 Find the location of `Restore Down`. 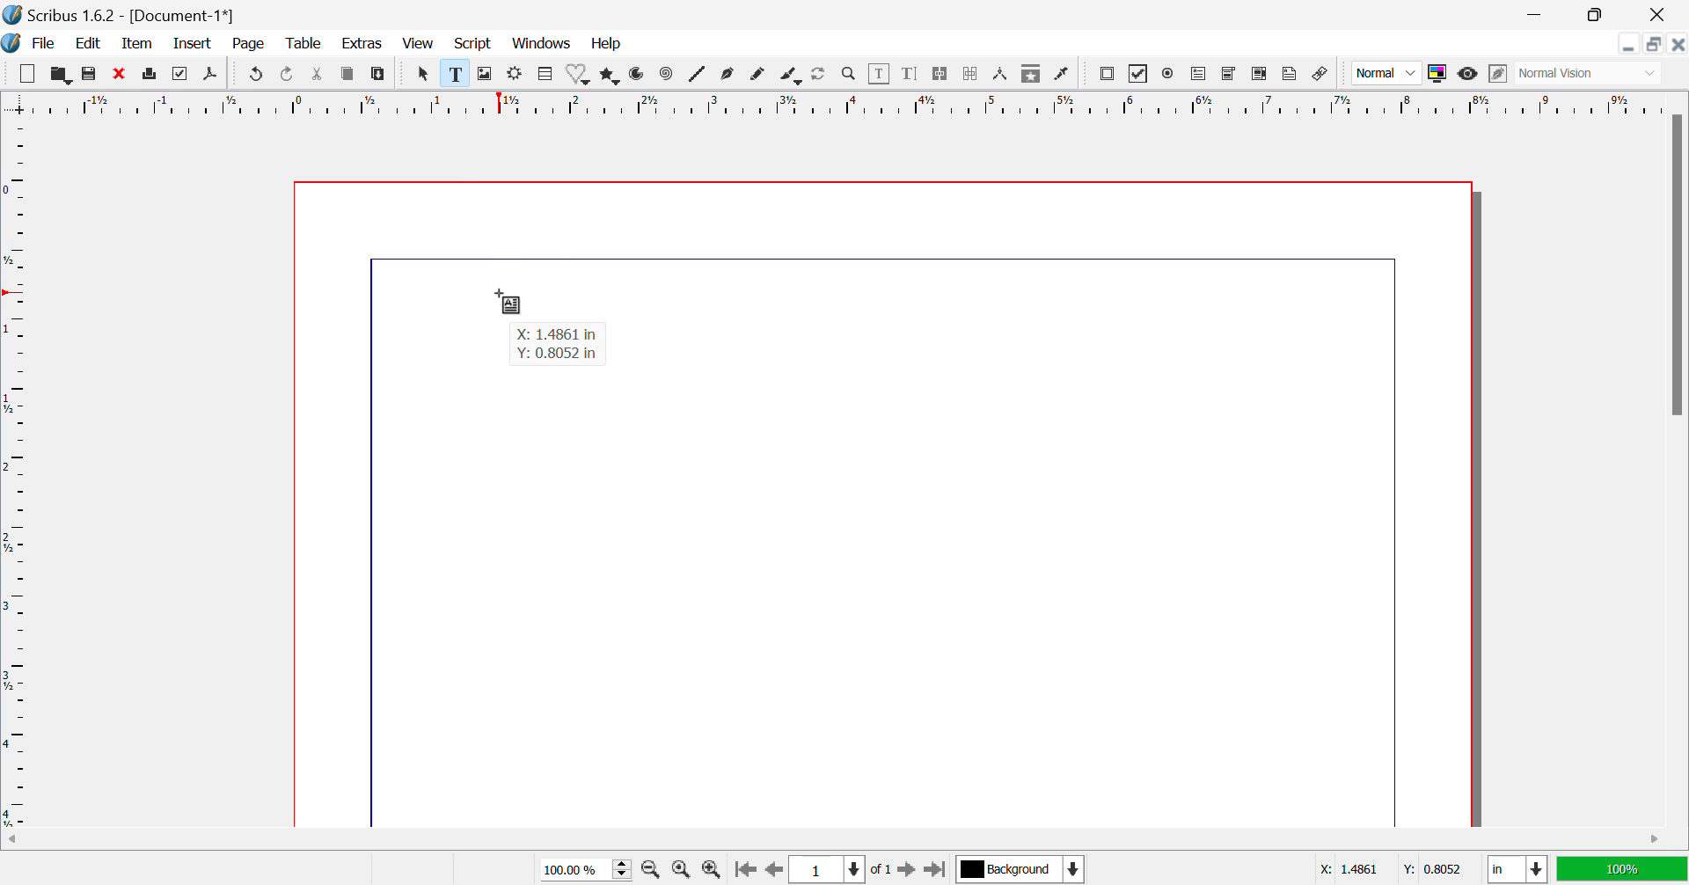

Restore Down is located at coordinates (1539, 13).